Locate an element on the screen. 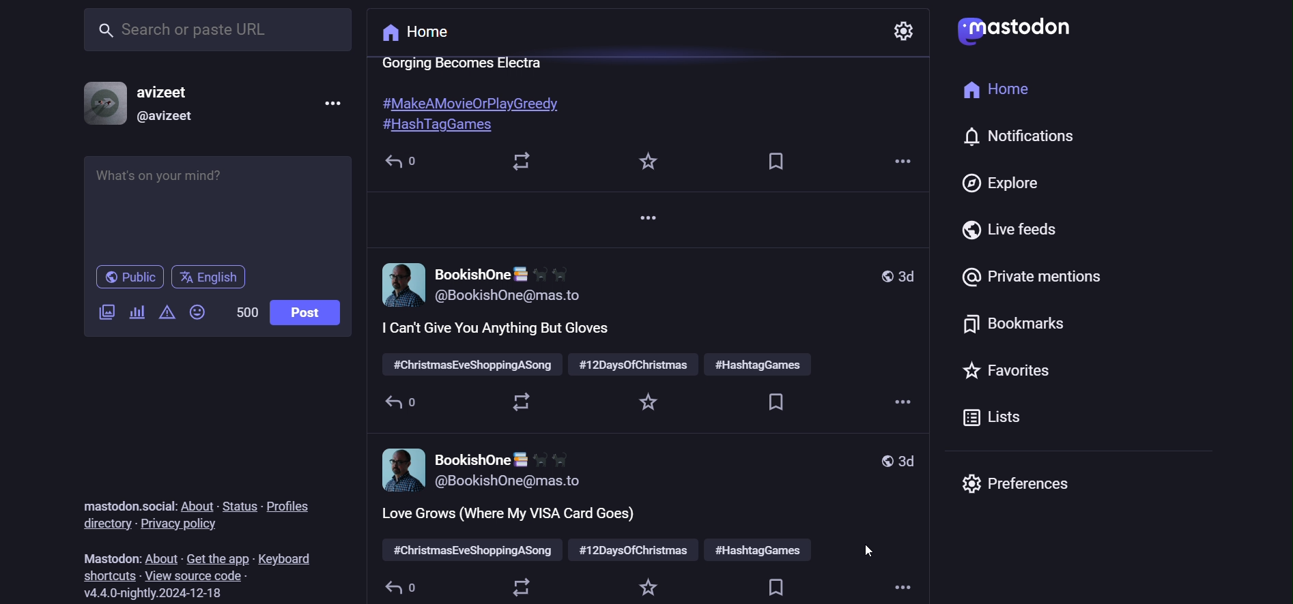  reply is located at coordinates (396, 587).